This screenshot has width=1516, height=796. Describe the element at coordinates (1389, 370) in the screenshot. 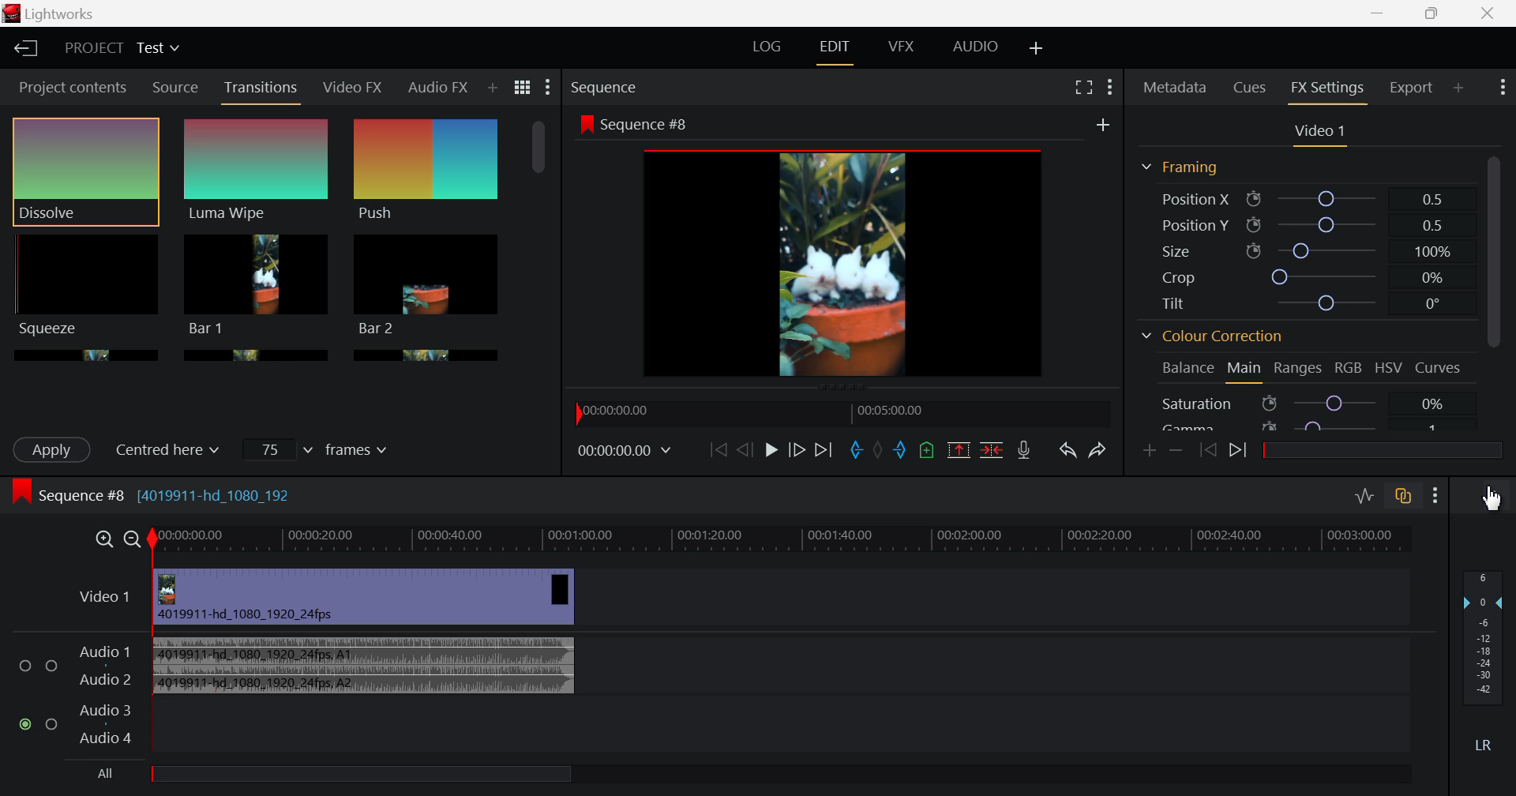

I see `HSV` at that location.